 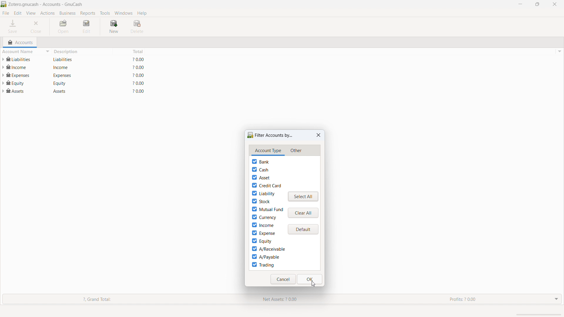 What do you see at coordinates (46, 4) in the screenshot?
I see `title` at bounding box center [46, 4].